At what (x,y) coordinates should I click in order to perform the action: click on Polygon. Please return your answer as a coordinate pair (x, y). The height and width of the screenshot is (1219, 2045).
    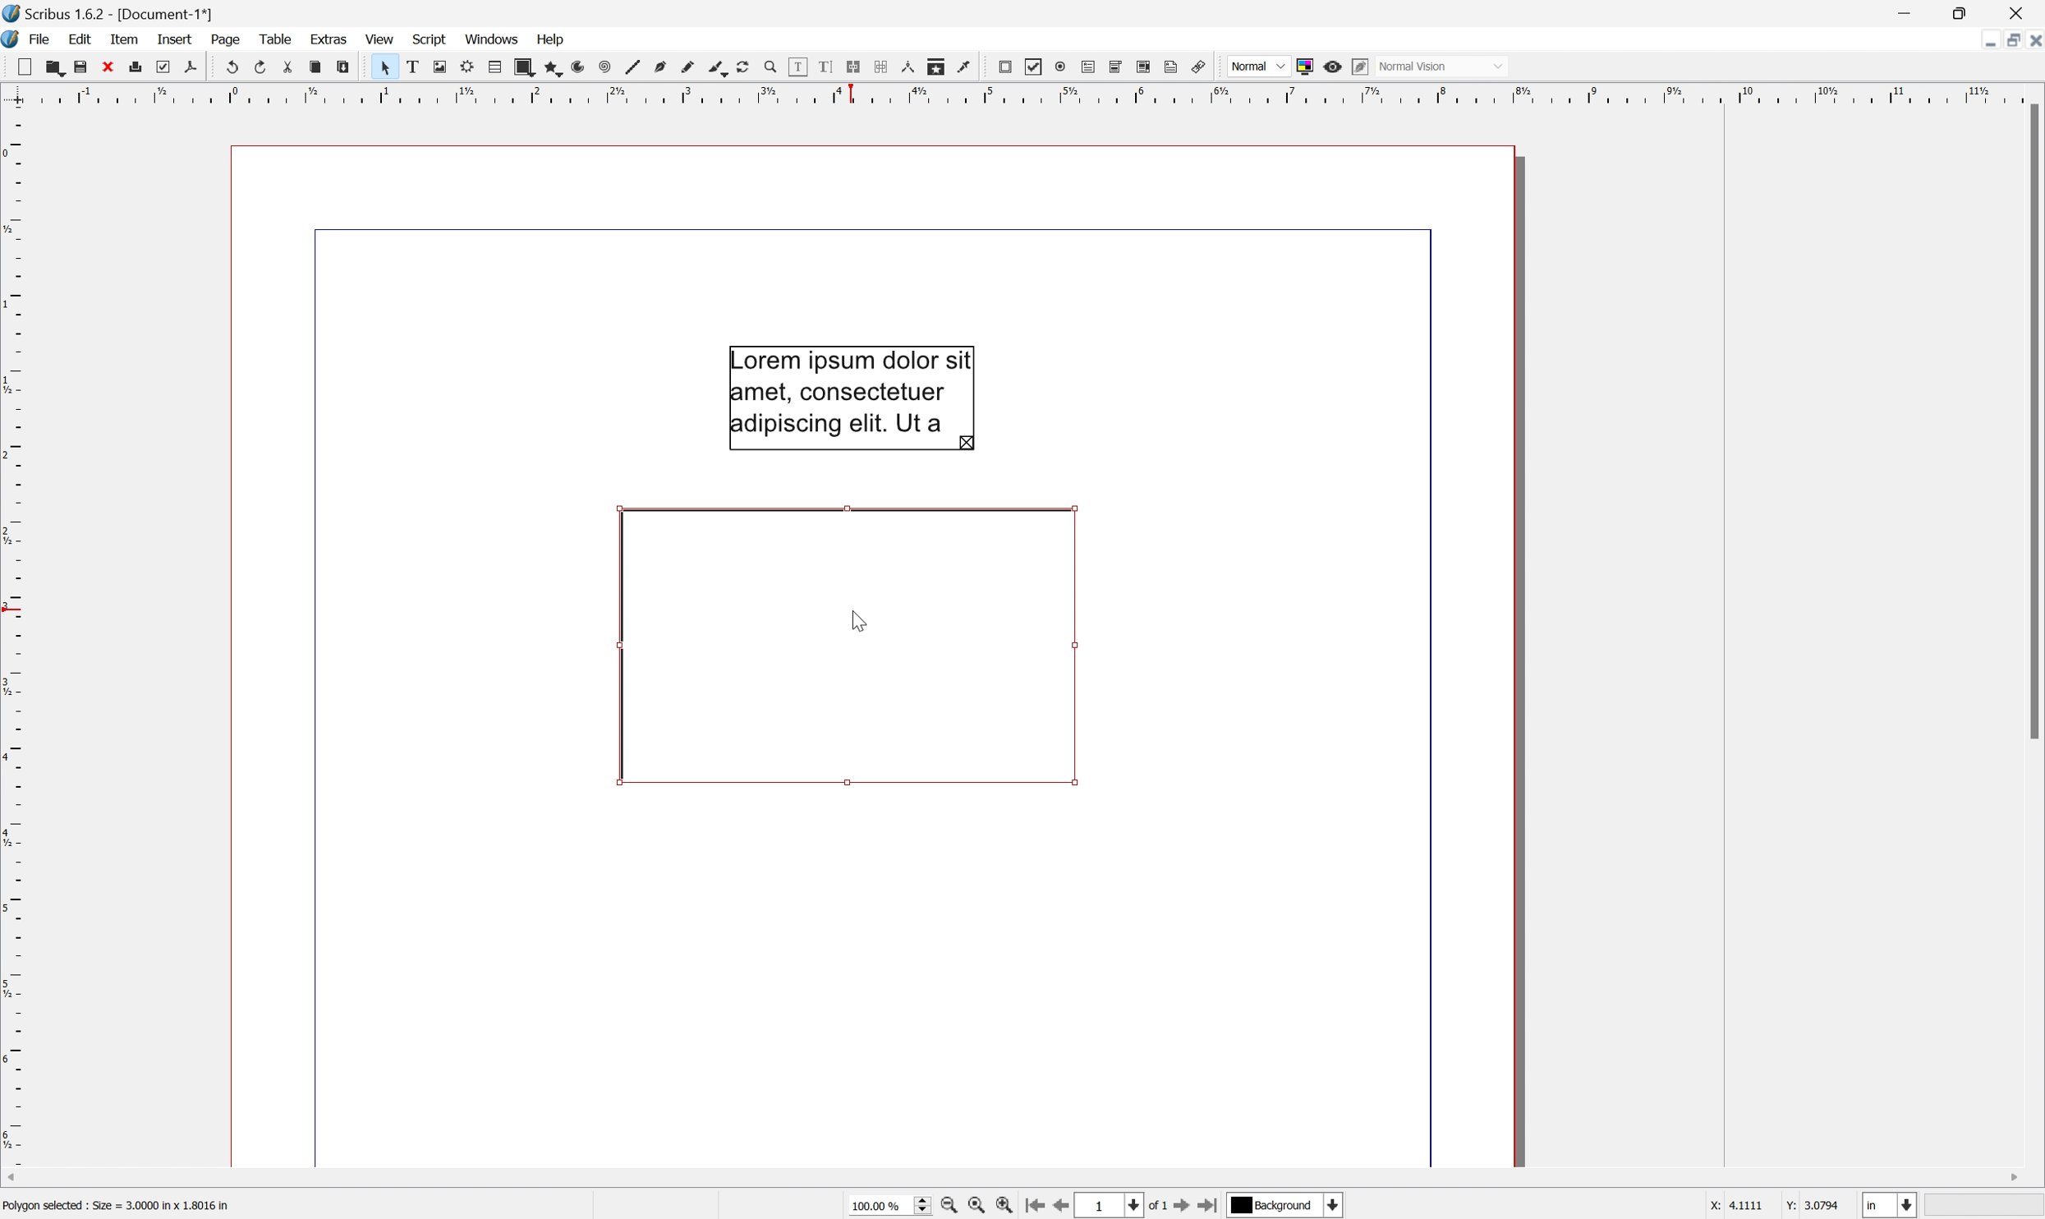
    Looking at the image, I should click on (551, 63).